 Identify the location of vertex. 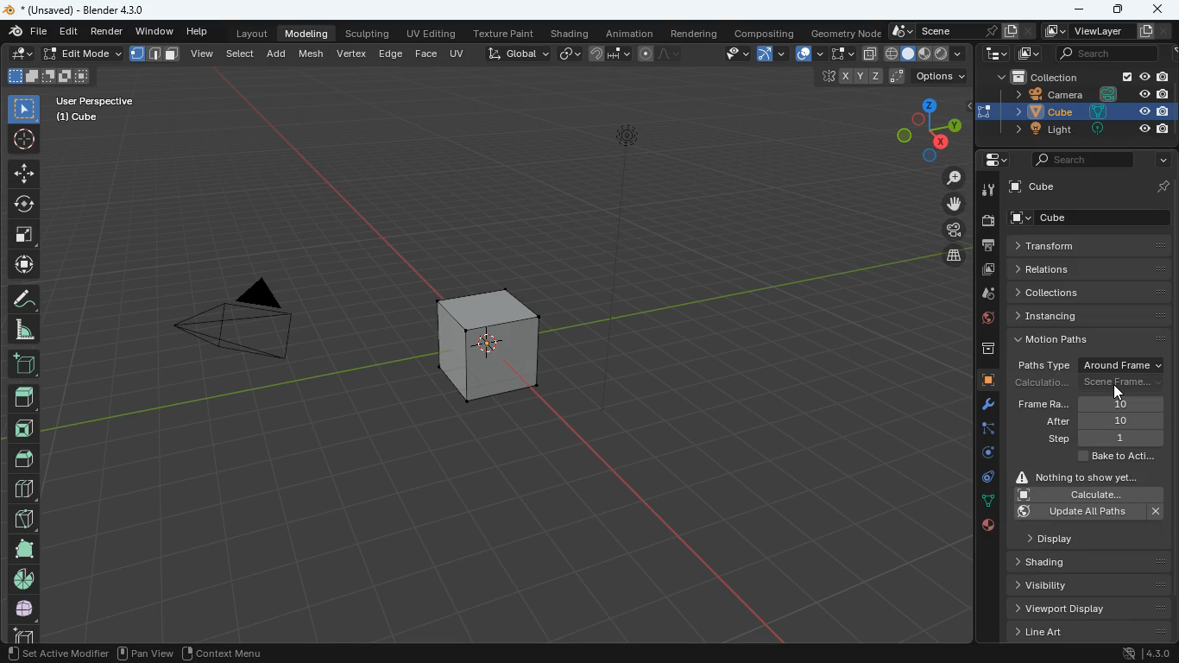
(351, 53).